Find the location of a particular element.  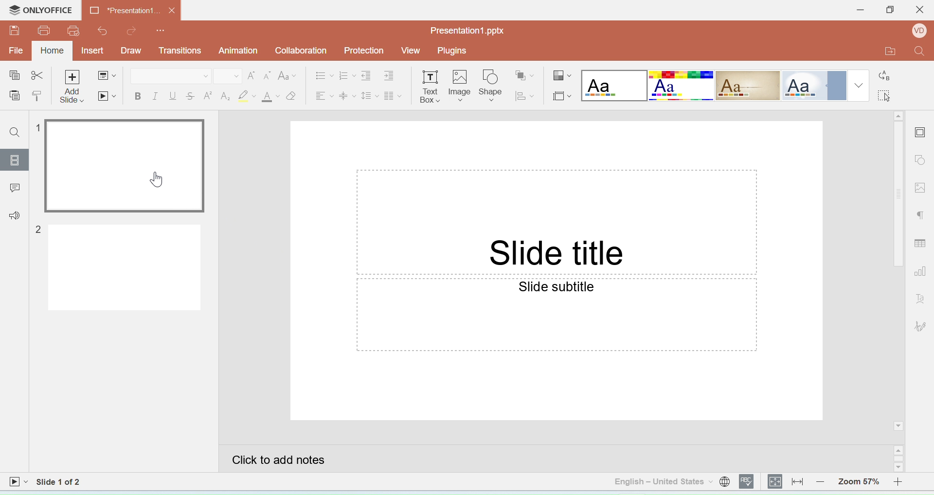

Number spacing is located at coordinates (348, 74).